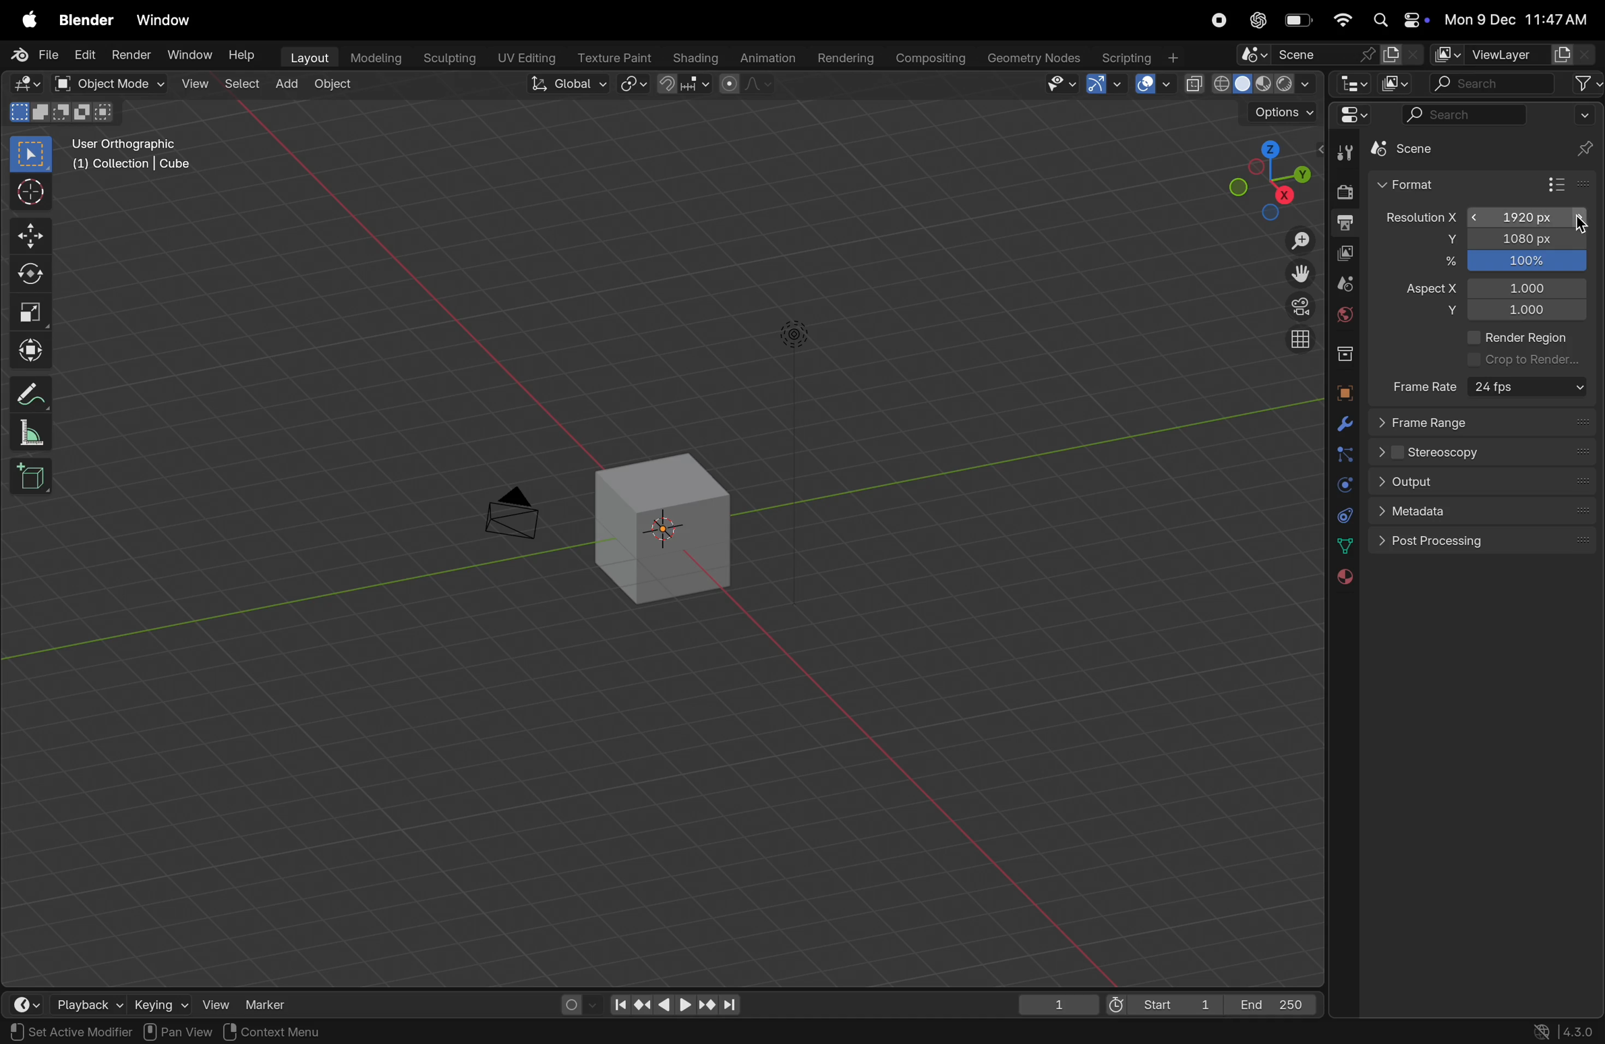 The width and height of the screenshot is (1605, 1044). Describe the element at coordinates (1470, 543) in the screenshot. I see `post processing` at that location.